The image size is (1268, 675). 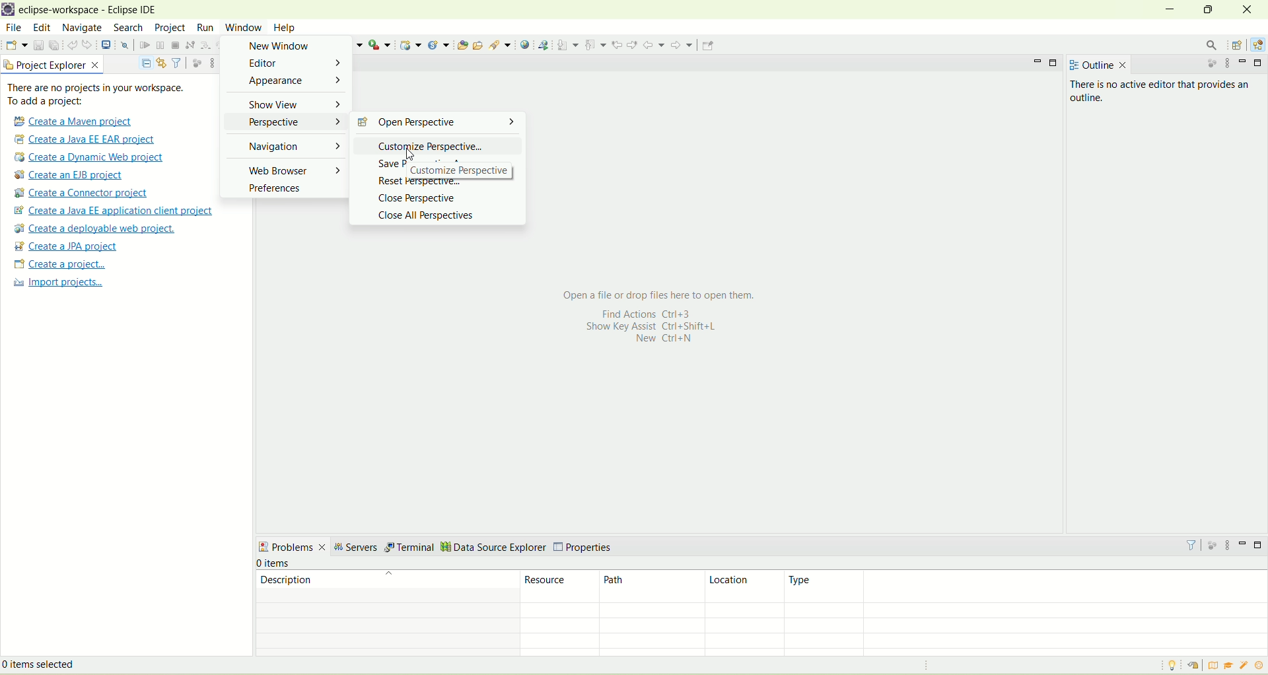 I want to click on create a project, so click(x=58, y=264).